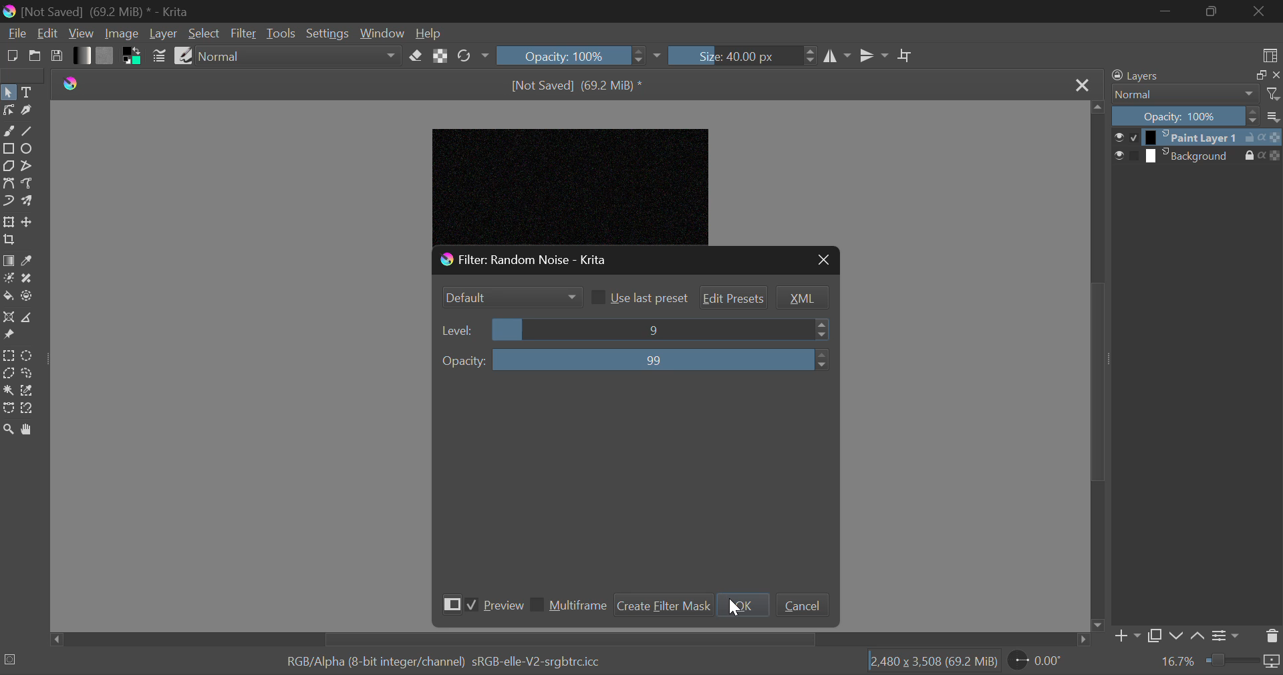 The height and width of the screenshot is (675, 1283). I want to click on Fill, so click(8, 295).